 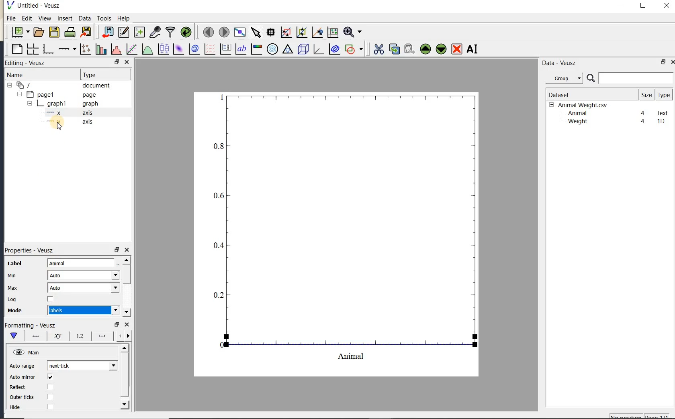 I want to click on main formatting, so click(x=13, y=336).